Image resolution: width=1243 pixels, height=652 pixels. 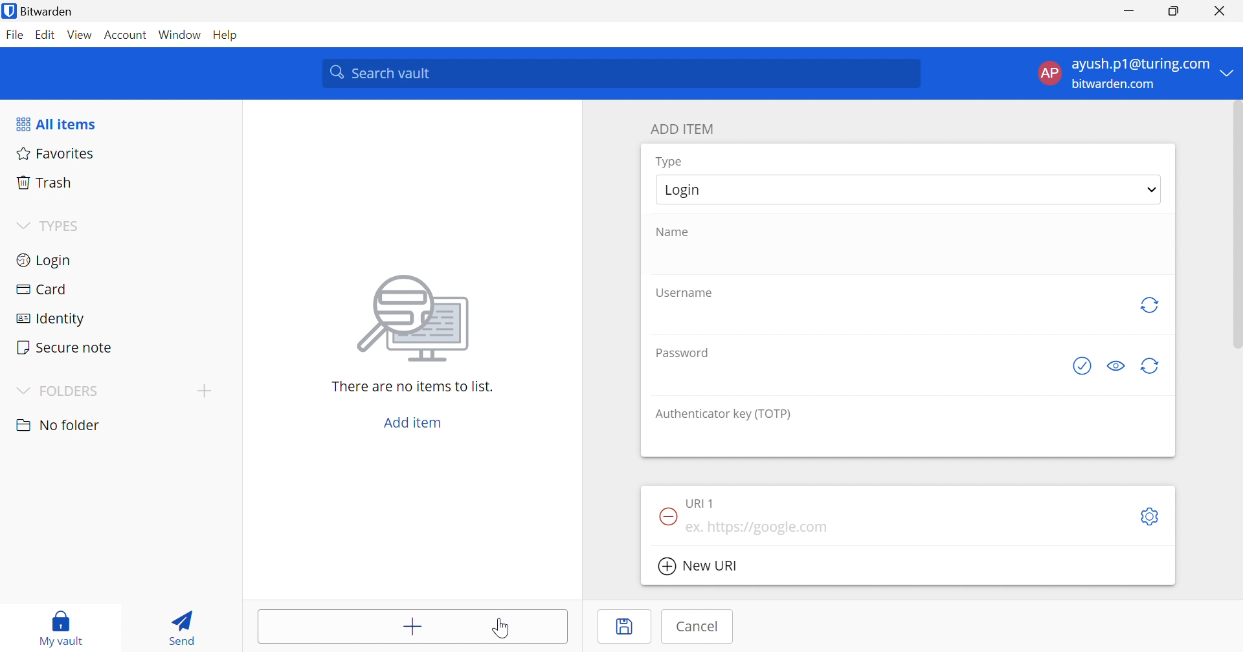 I want to click on View, so click(x=82, y=36).